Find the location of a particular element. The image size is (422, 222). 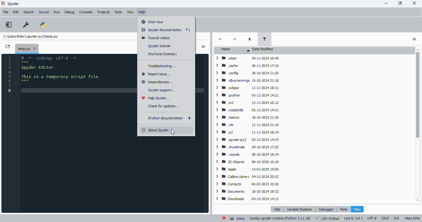

close is located at coordinates (415, 3).